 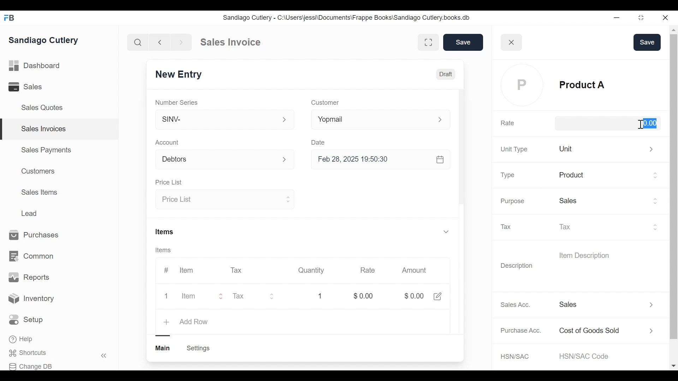 What do you see at coordinates (382, 120) in the screenshot?
I see `Yopmail` at bounding box center [382, 120].